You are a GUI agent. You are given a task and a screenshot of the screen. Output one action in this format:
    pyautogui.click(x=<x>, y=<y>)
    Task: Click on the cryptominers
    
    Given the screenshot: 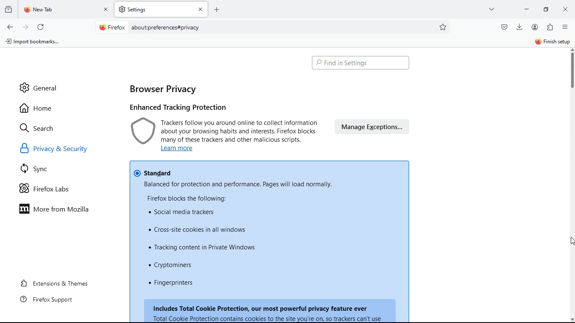 What is the action you would take?
    pyautogui.click(x=174, y=265)
    